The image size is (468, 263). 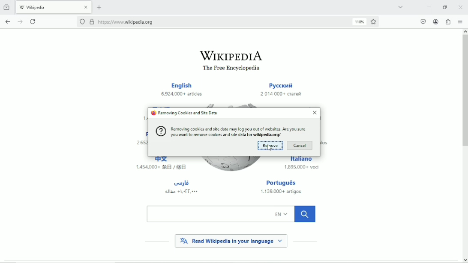 What do you see at coordinates (92, 23) in the screenshot?
I see `Verified by DigiCert Inc` at bounding box center [92, 23].